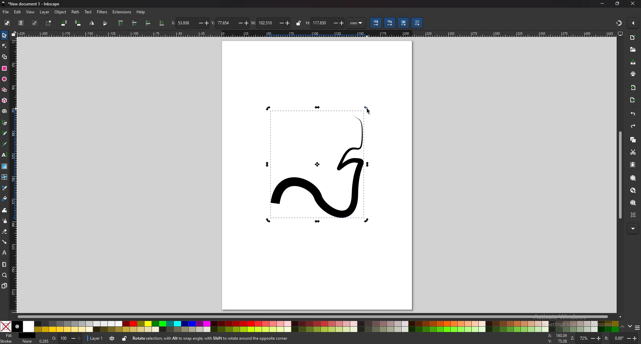 The width and height of the screenshot is (641, 344). I want to click on dropper, so click(5, 188).